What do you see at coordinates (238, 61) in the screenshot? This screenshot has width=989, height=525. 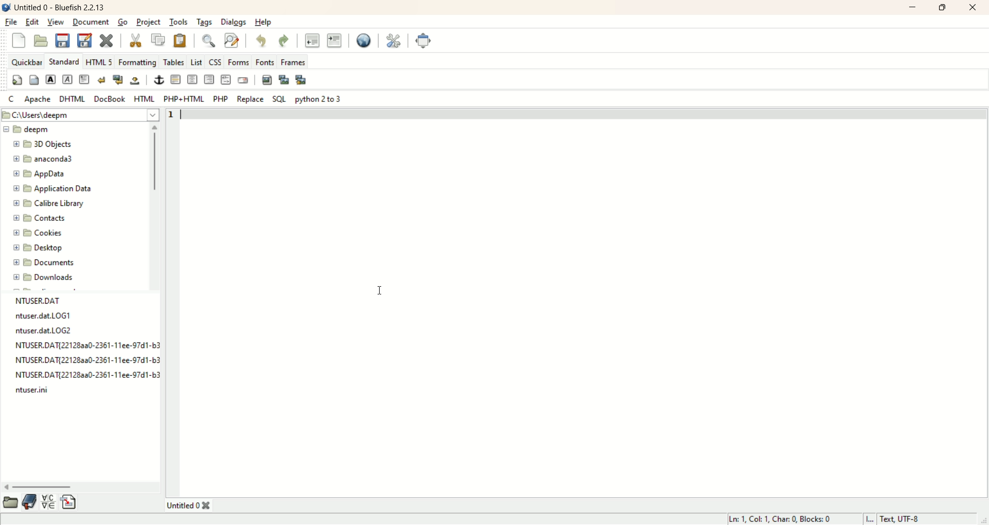 I see `forms` at bounding box center [238, 61].